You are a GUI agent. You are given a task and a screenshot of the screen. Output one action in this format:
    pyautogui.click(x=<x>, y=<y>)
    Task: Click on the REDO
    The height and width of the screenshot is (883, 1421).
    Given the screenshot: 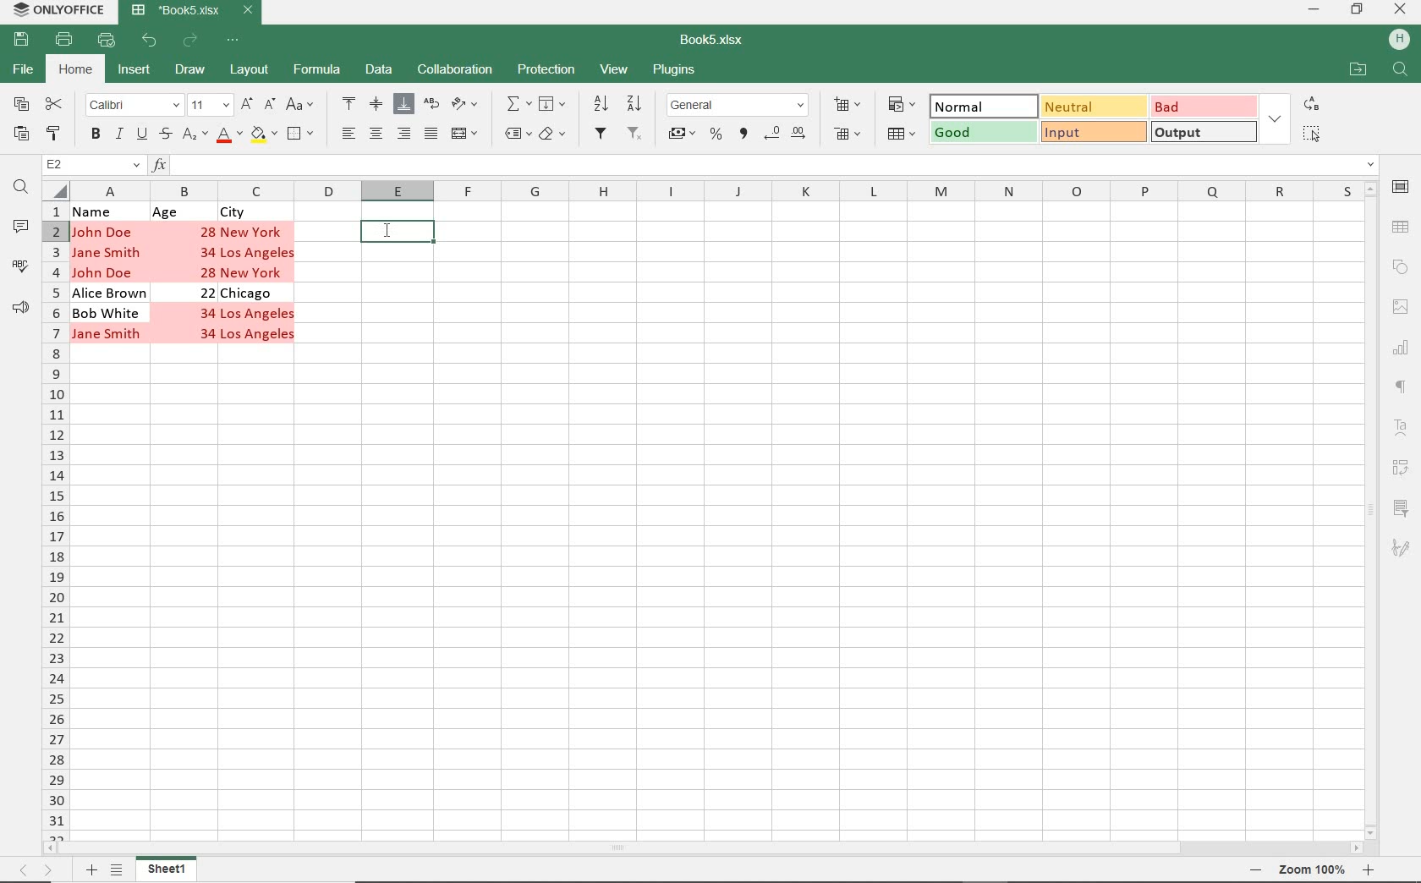 What is the action you would take?
    pyautogui.click(x=190, y=42)
    